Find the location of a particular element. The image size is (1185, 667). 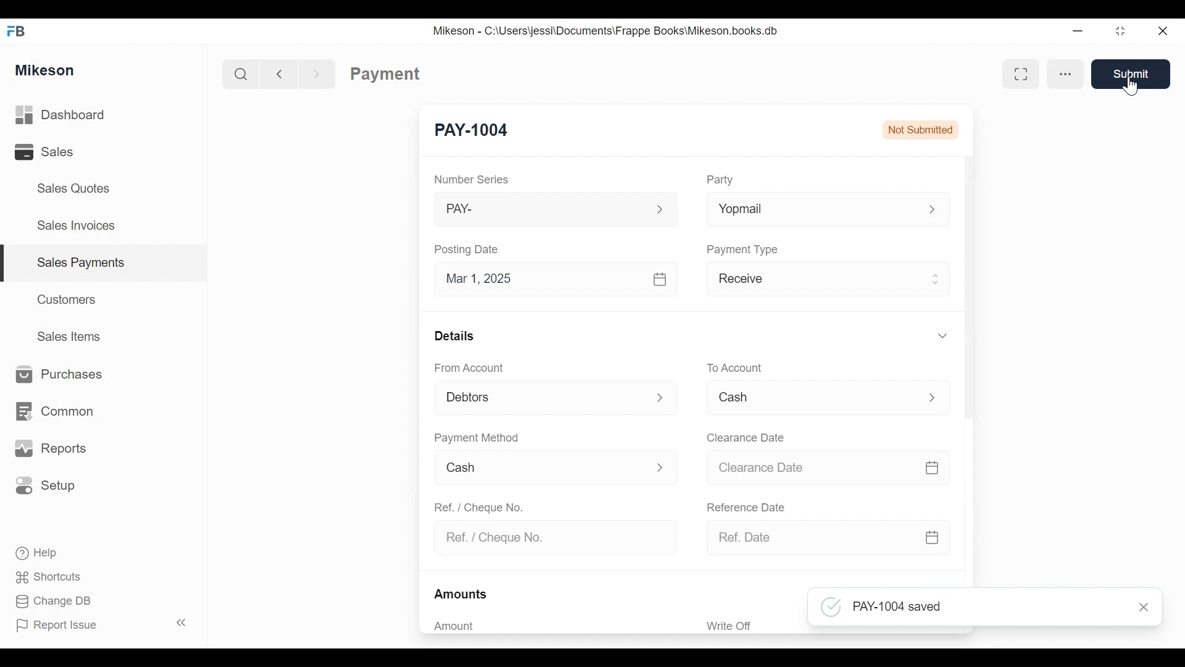

Cash is located at coordinates (555, 466).